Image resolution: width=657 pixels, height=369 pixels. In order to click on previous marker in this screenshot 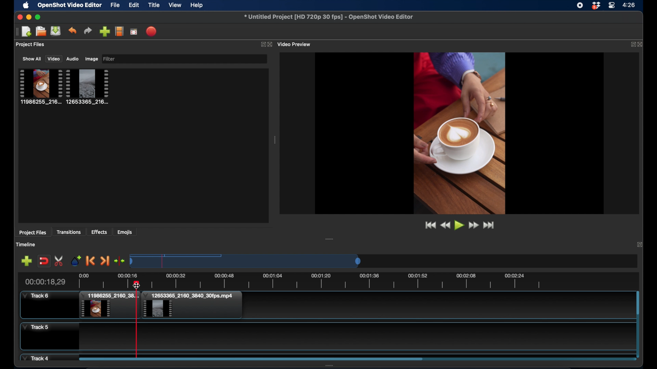, I will do `click(91, 261)`.